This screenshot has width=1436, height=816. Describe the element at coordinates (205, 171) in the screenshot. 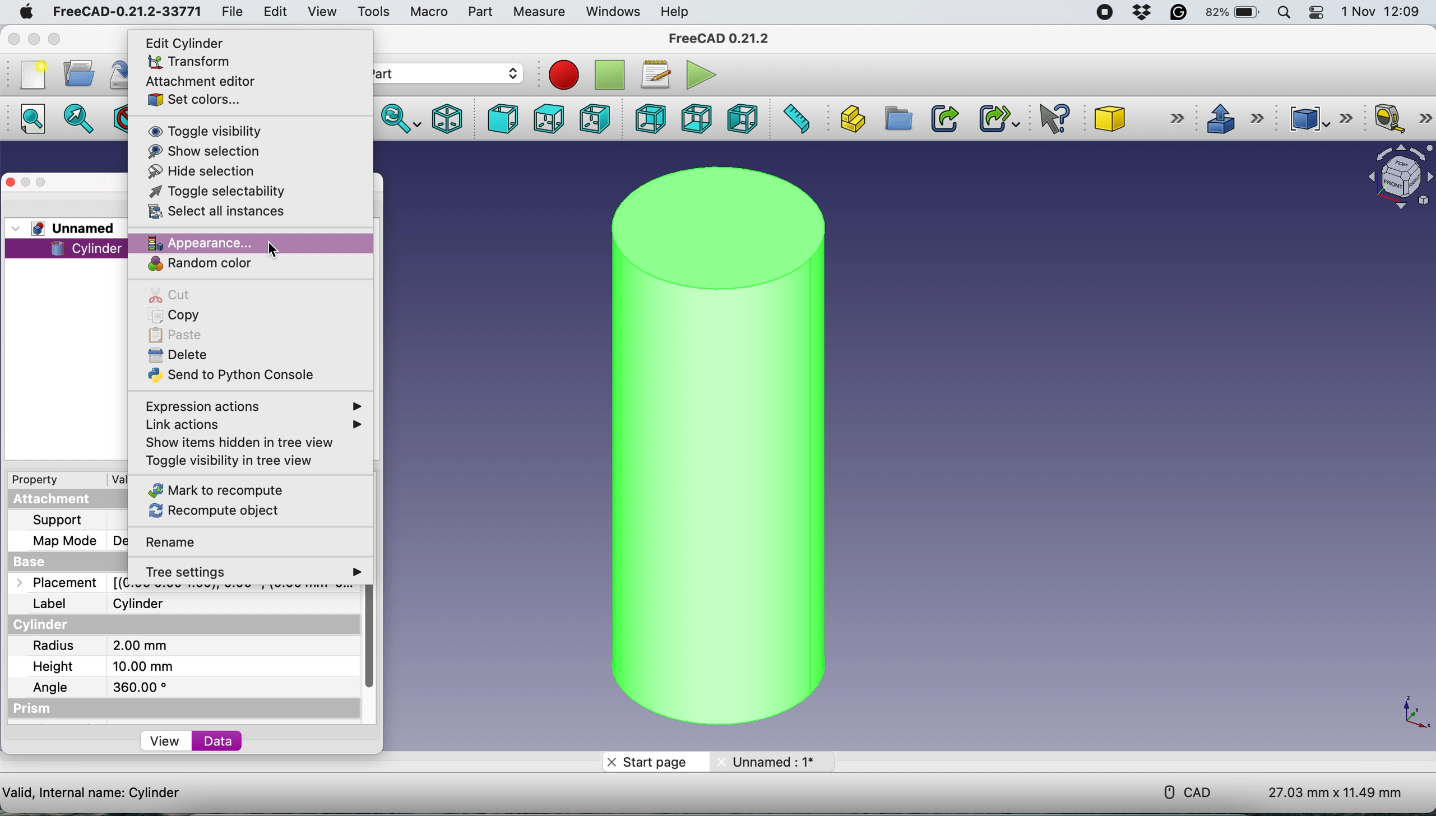

I see `hide selection` at that location.